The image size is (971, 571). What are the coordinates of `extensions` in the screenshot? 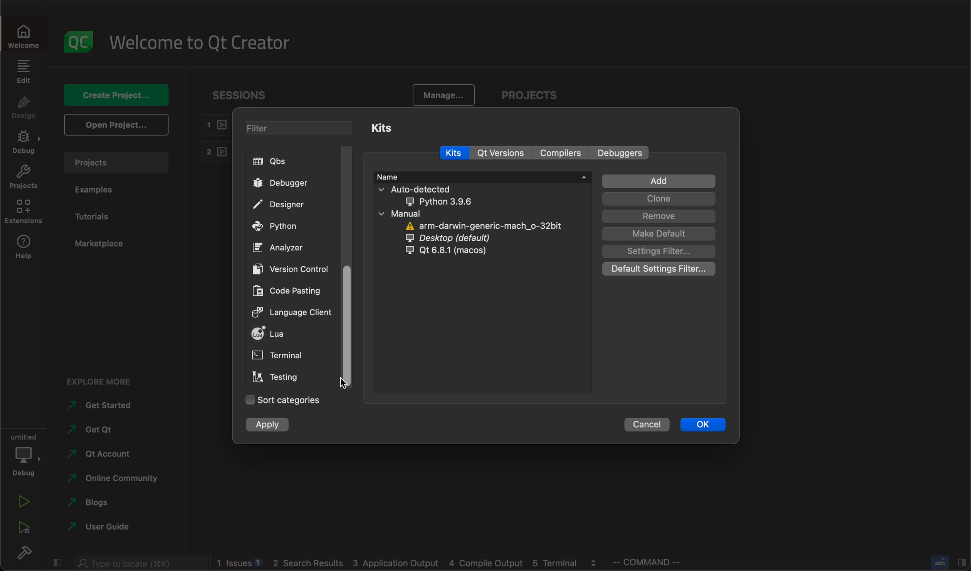 It's located at (24, 212).